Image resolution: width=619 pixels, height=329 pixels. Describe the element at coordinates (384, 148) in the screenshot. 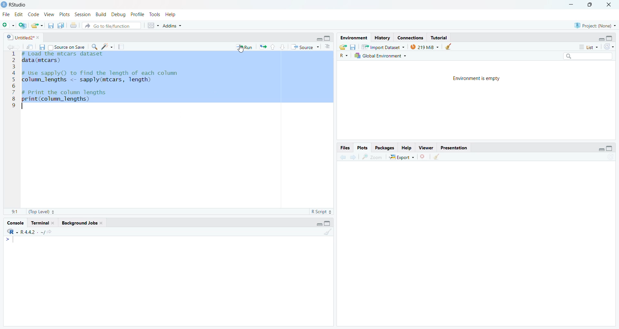

I see `Packages` at that location.